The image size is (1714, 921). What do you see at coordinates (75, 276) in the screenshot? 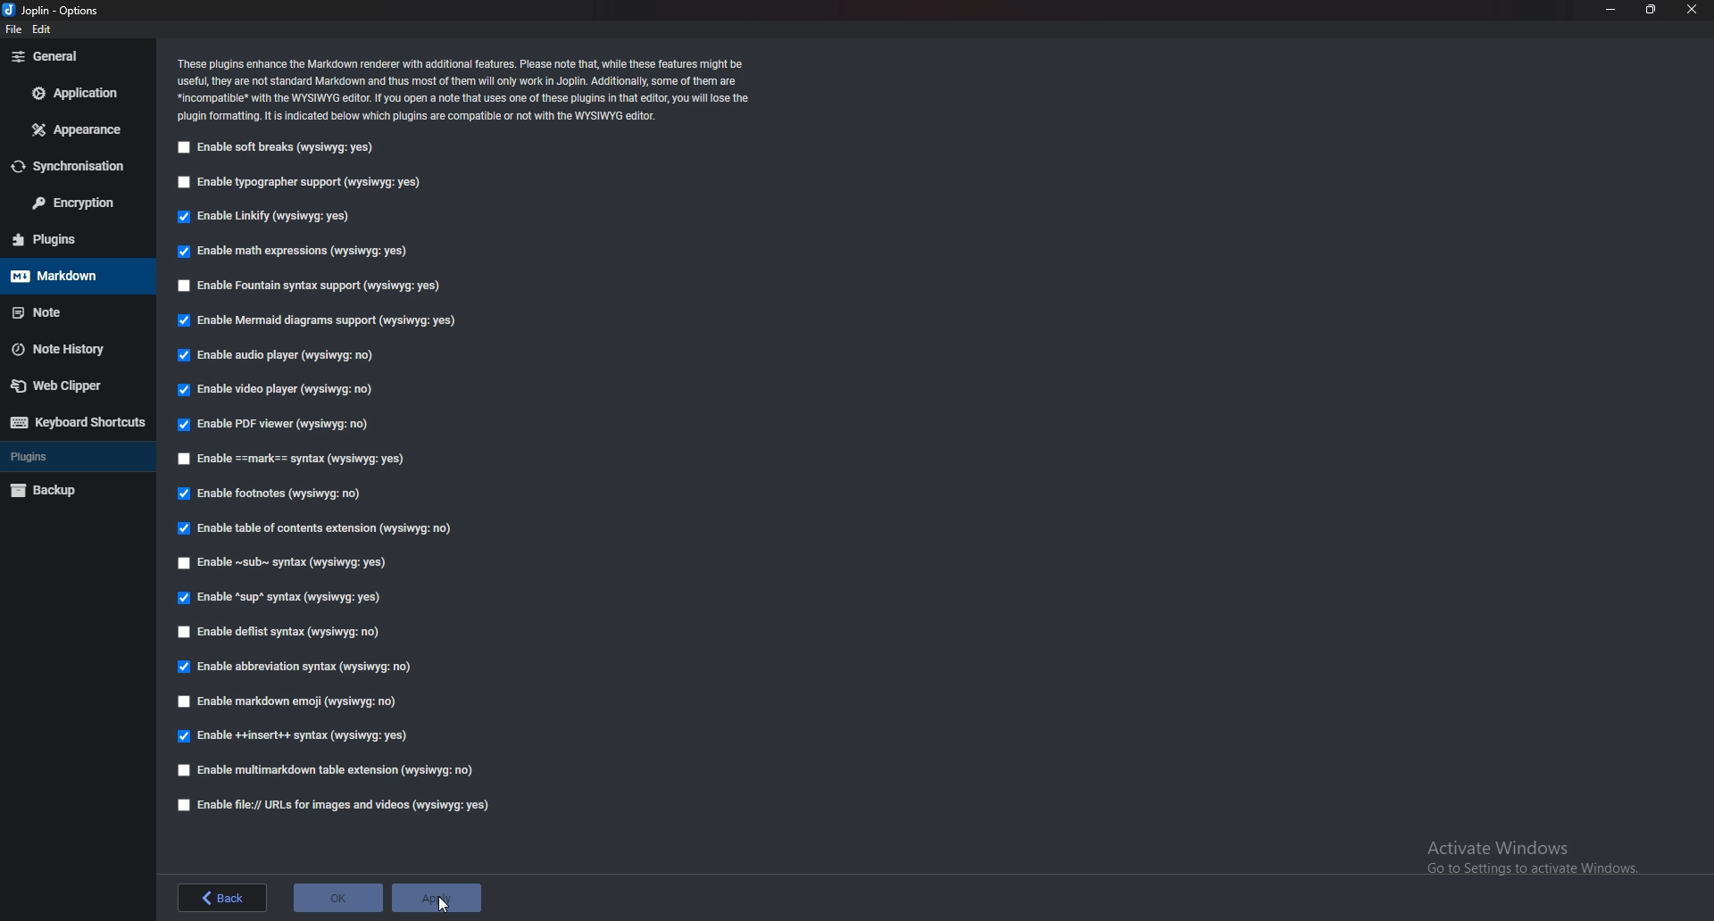
I see `markdown` at bounding box center [75, 276].